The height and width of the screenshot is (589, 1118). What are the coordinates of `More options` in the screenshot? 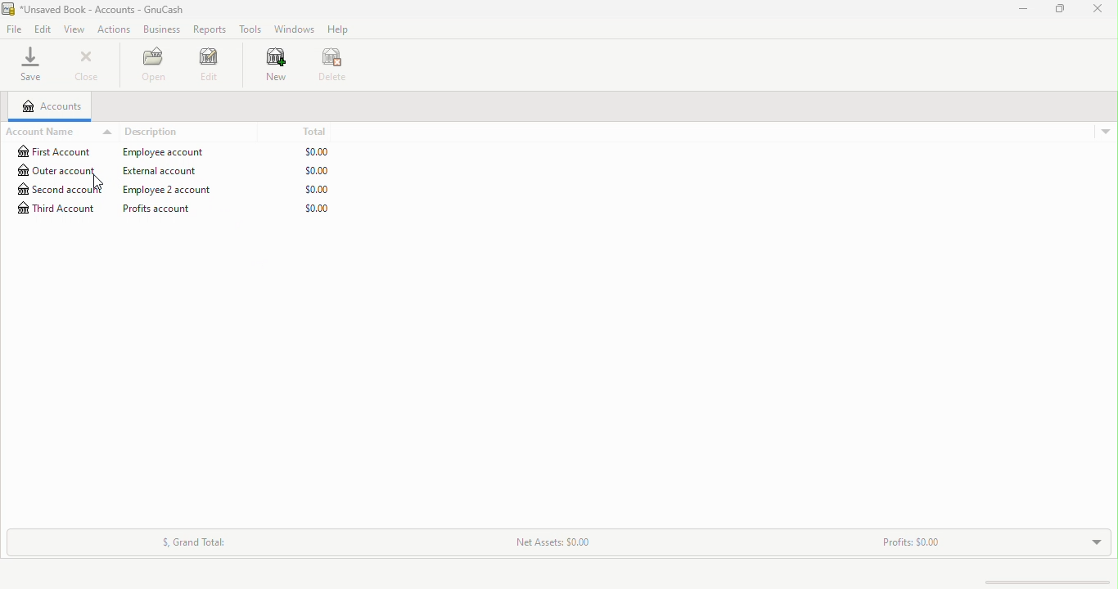 It's located at (1101, 134).